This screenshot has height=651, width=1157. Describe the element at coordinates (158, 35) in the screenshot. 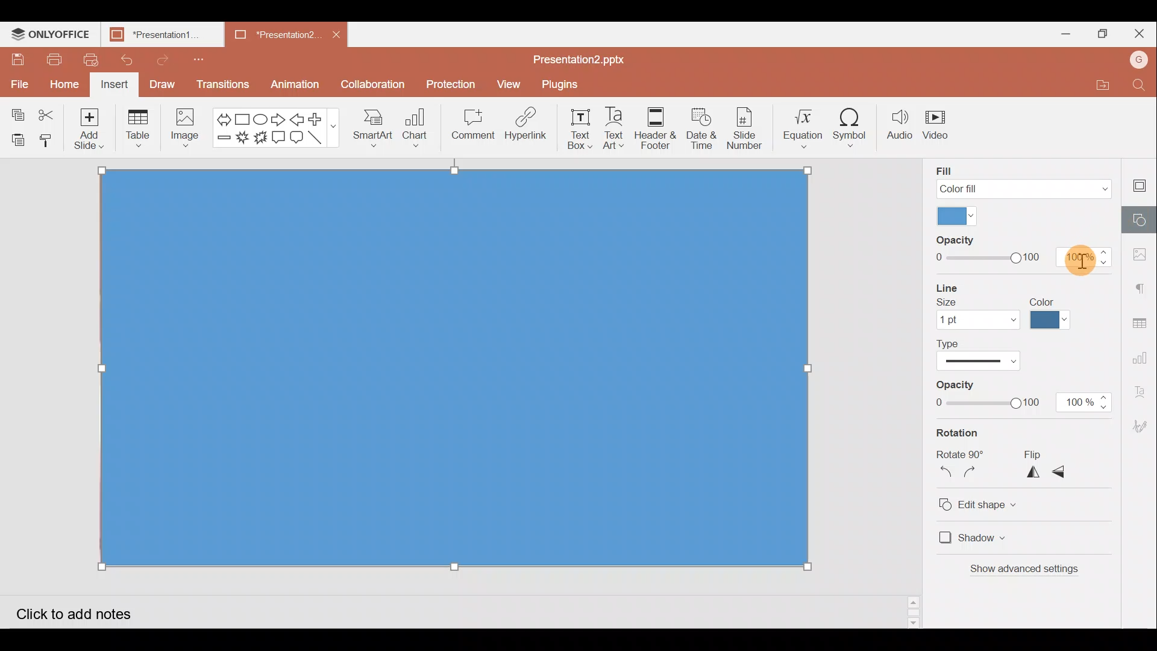

I see `Presentation1.` at that location.